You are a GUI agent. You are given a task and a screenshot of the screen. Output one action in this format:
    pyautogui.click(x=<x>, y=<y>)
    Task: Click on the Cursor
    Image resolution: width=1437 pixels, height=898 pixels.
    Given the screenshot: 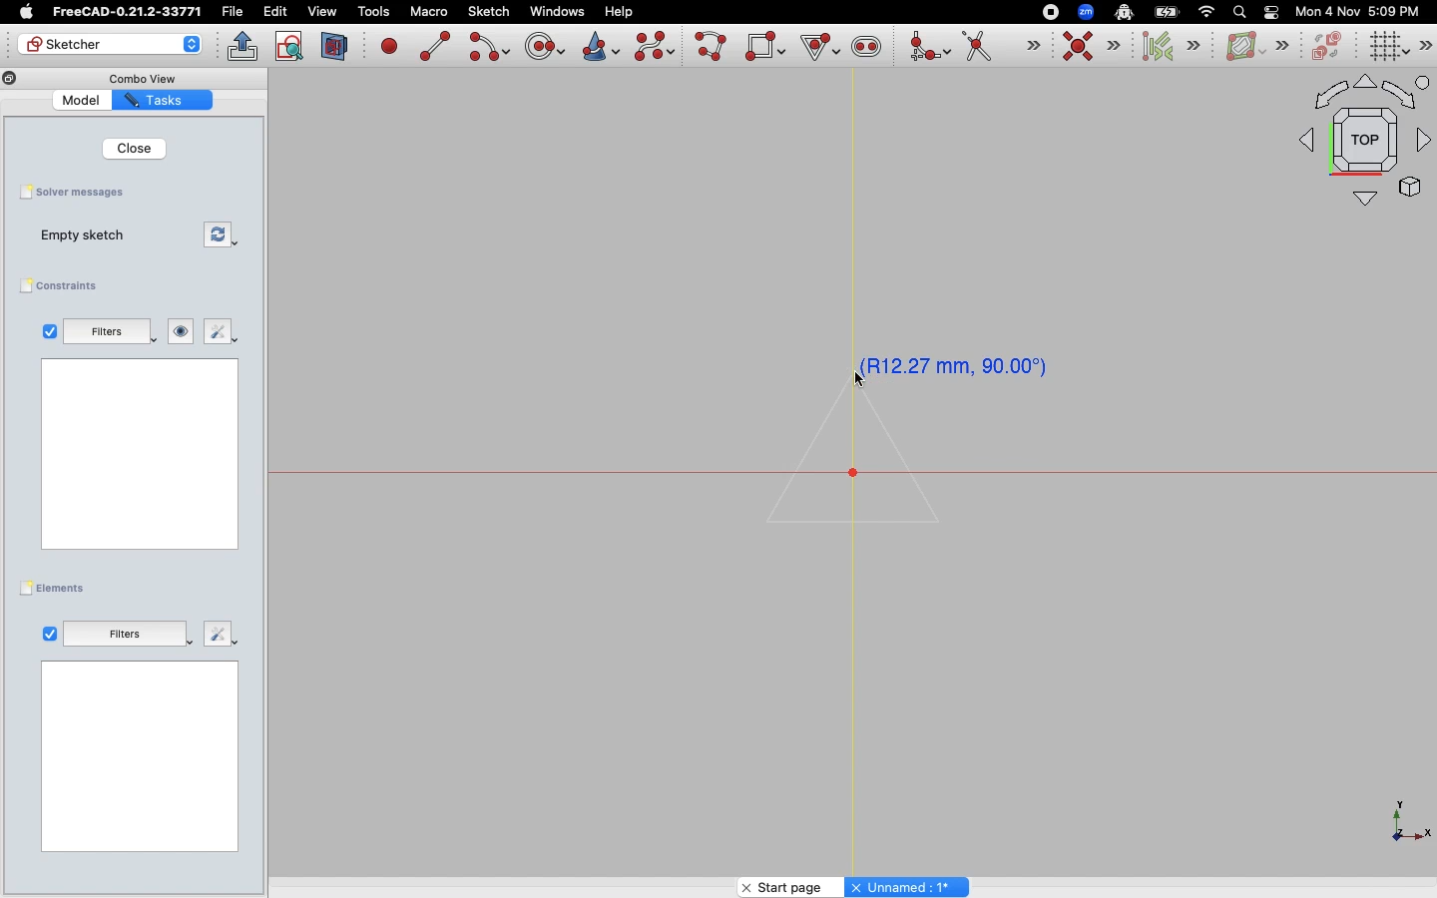 What is the action you would take?
    pyautogui.click(x=868, y=382)
    